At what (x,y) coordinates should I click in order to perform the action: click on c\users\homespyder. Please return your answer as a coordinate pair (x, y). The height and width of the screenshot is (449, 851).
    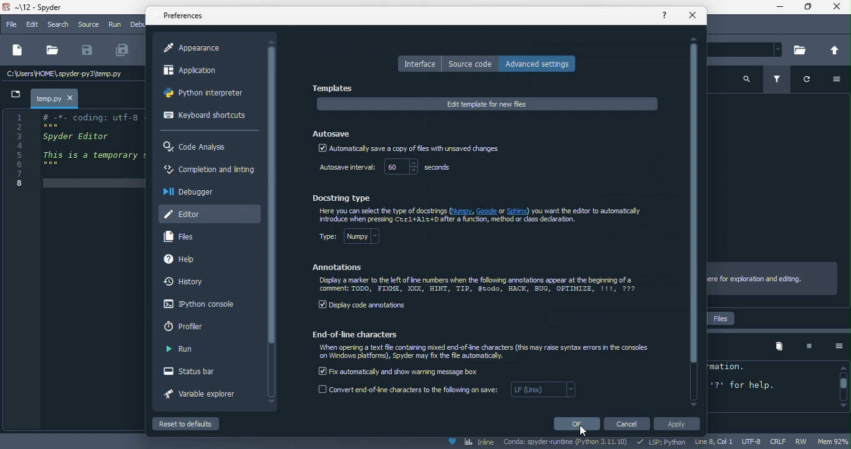
    Looking at the image, I should click on (65, 75).